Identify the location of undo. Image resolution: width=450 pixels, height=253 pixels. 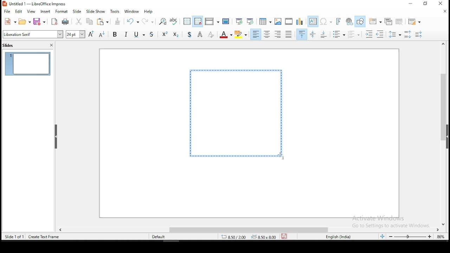
(132, 21).